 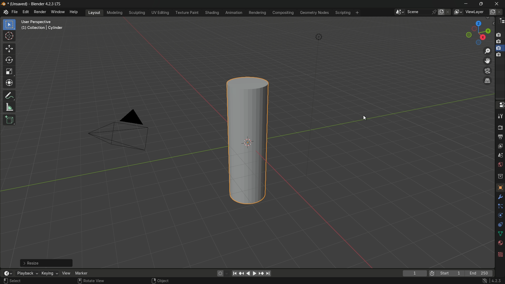 What do you see at coordinates (499, 54) in the screenshot?
I see `layer 4` at bounding box center [499, 54].